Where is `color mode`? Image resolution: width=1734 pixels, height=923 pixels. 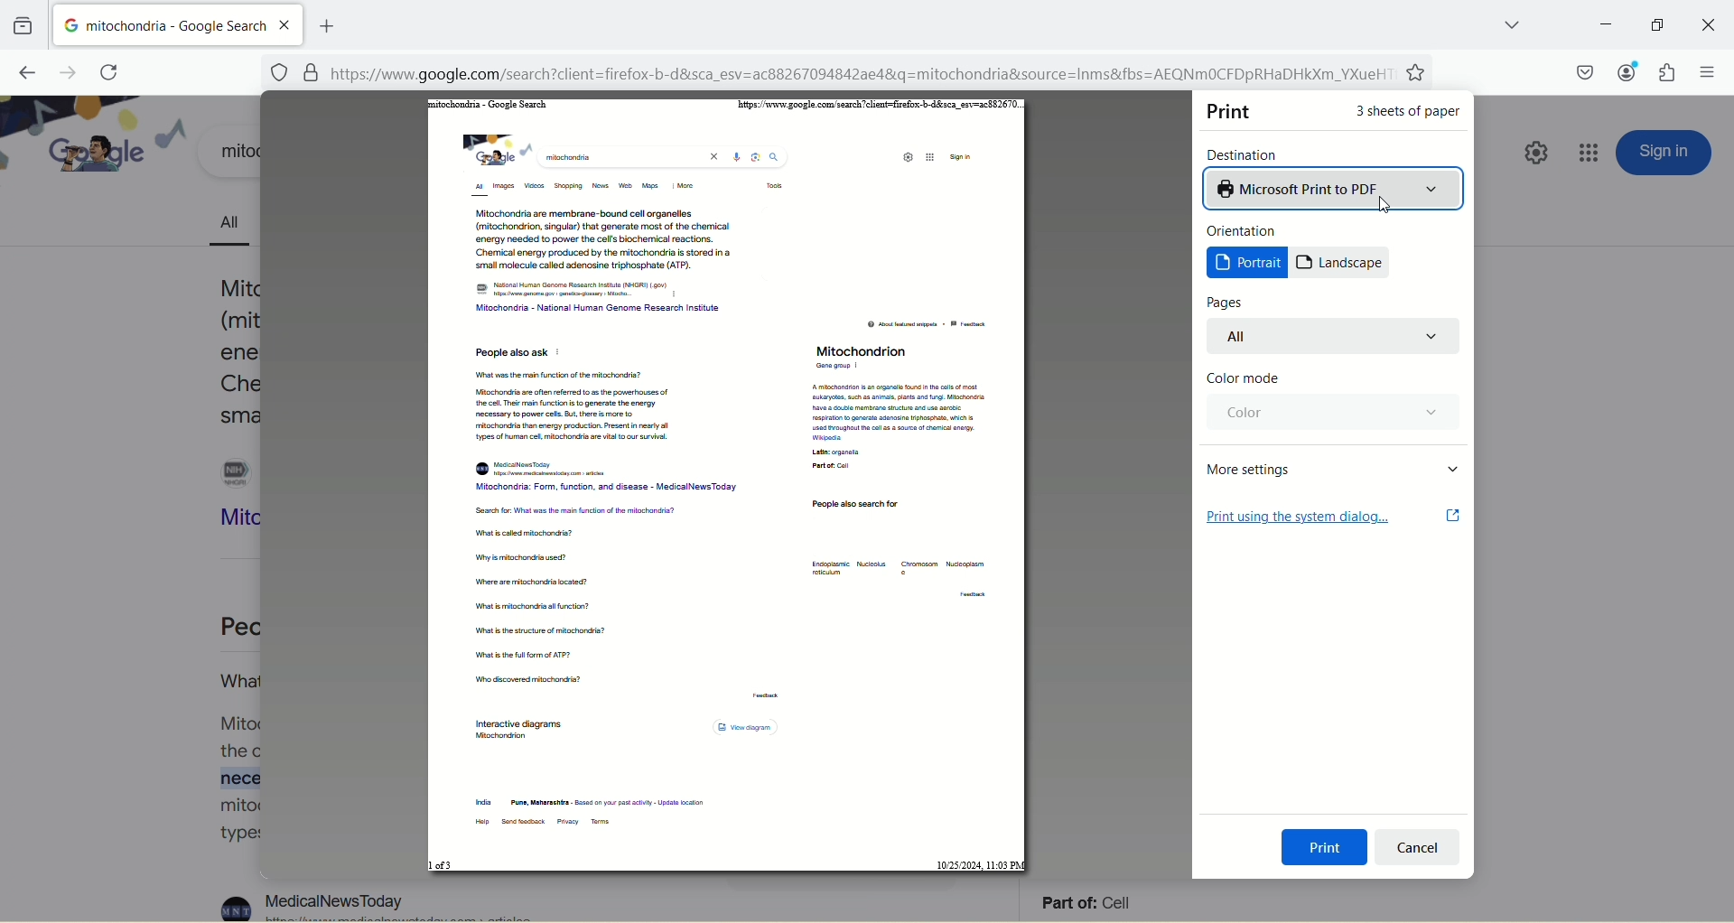
color mode is located at coordinates (1243, 379).